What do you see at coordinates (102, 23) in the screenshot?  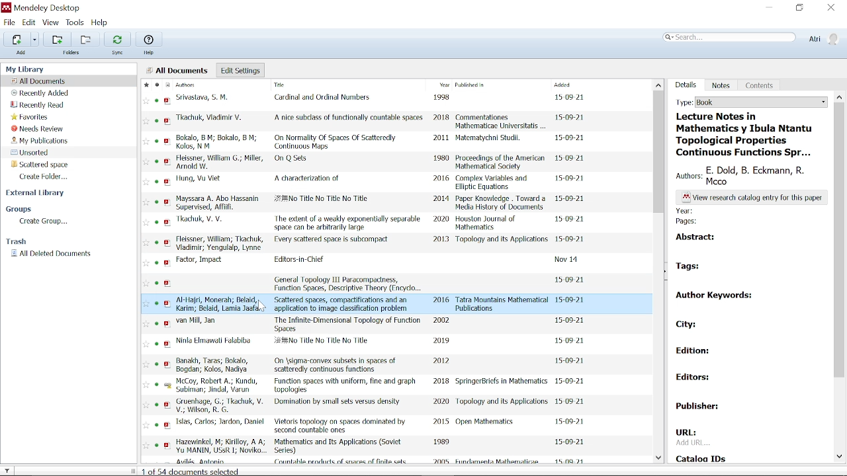 I see `Help` at bounding box center [102, 23].